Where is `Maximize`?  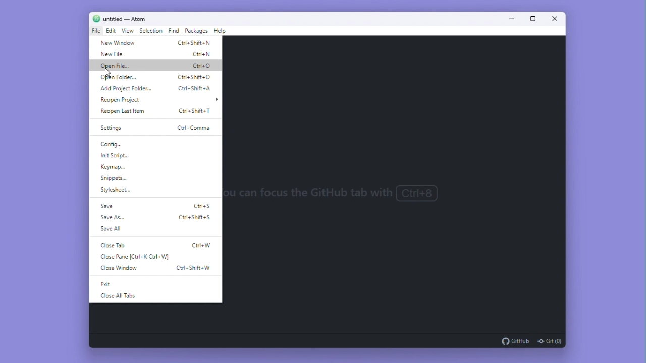 Maximize is located at coordinates (530, 19).